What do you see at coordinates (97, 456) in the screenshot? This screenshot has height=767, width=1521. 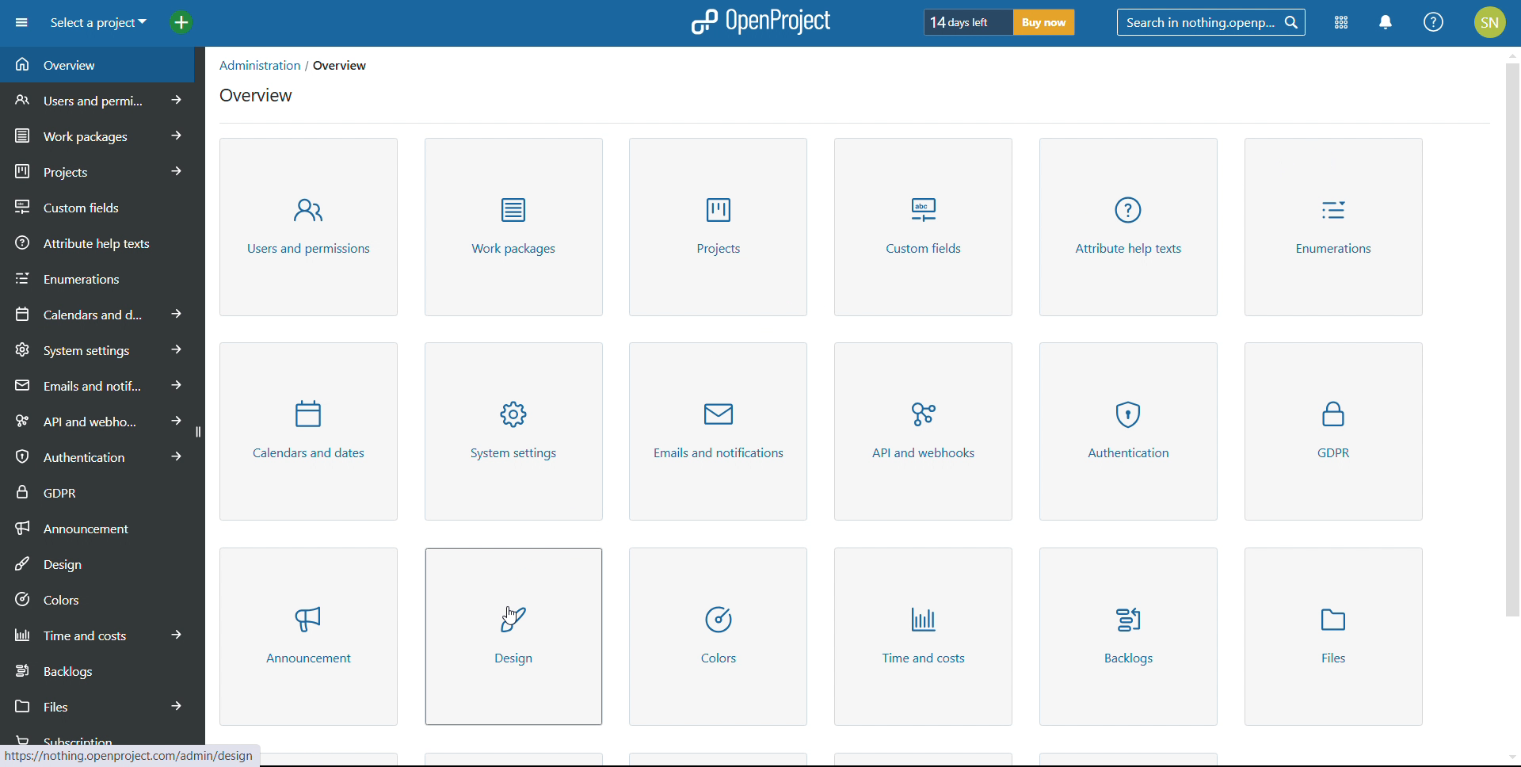 I see `authentication` at bounding box center [97, 456].